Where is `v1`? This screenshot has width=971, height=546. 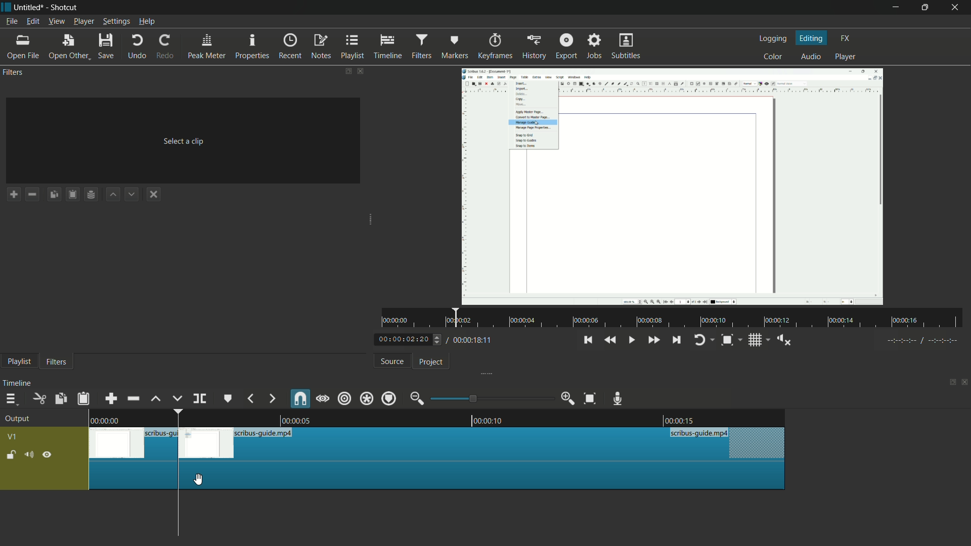
v1 is located at coordinates (13, 437).